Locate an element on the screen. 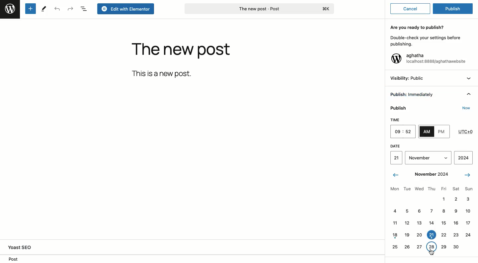 The height and width of the screenshot is (263, 478). UTC is located at coordinates (465, 132).